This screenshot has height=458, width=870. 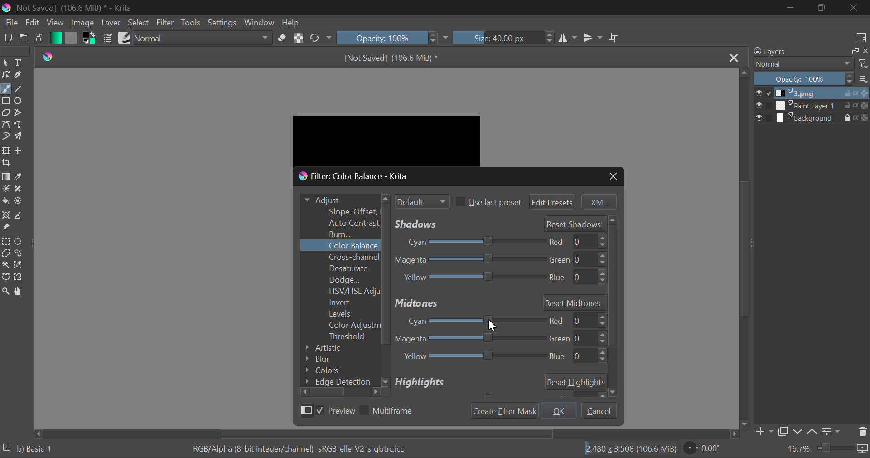 What do you see at coordinates (468, 340) in the screenshot?
I see `Magenta-Green Adjustment Slider ` at bounding box center [468, 340].